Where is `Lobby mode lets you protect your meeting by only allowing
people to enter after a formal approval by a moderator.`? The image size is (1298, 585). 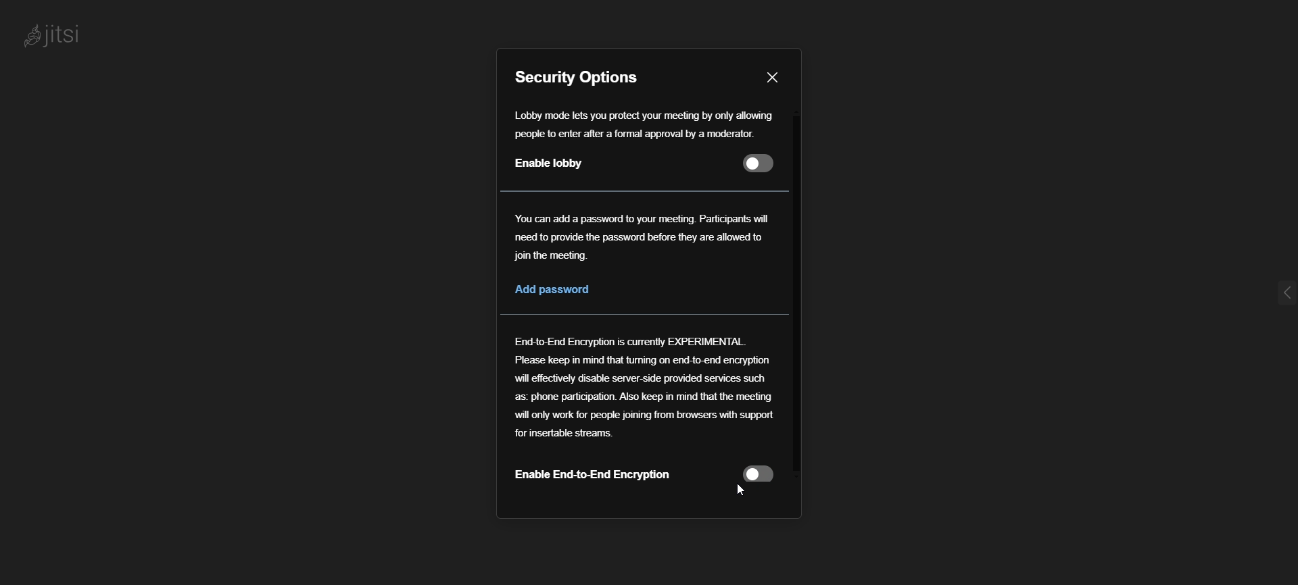
Lobby mode lets you protect your meeting by only allowing
people to enter after a formal approval by a moderator. is located at coordinates (640, 124).